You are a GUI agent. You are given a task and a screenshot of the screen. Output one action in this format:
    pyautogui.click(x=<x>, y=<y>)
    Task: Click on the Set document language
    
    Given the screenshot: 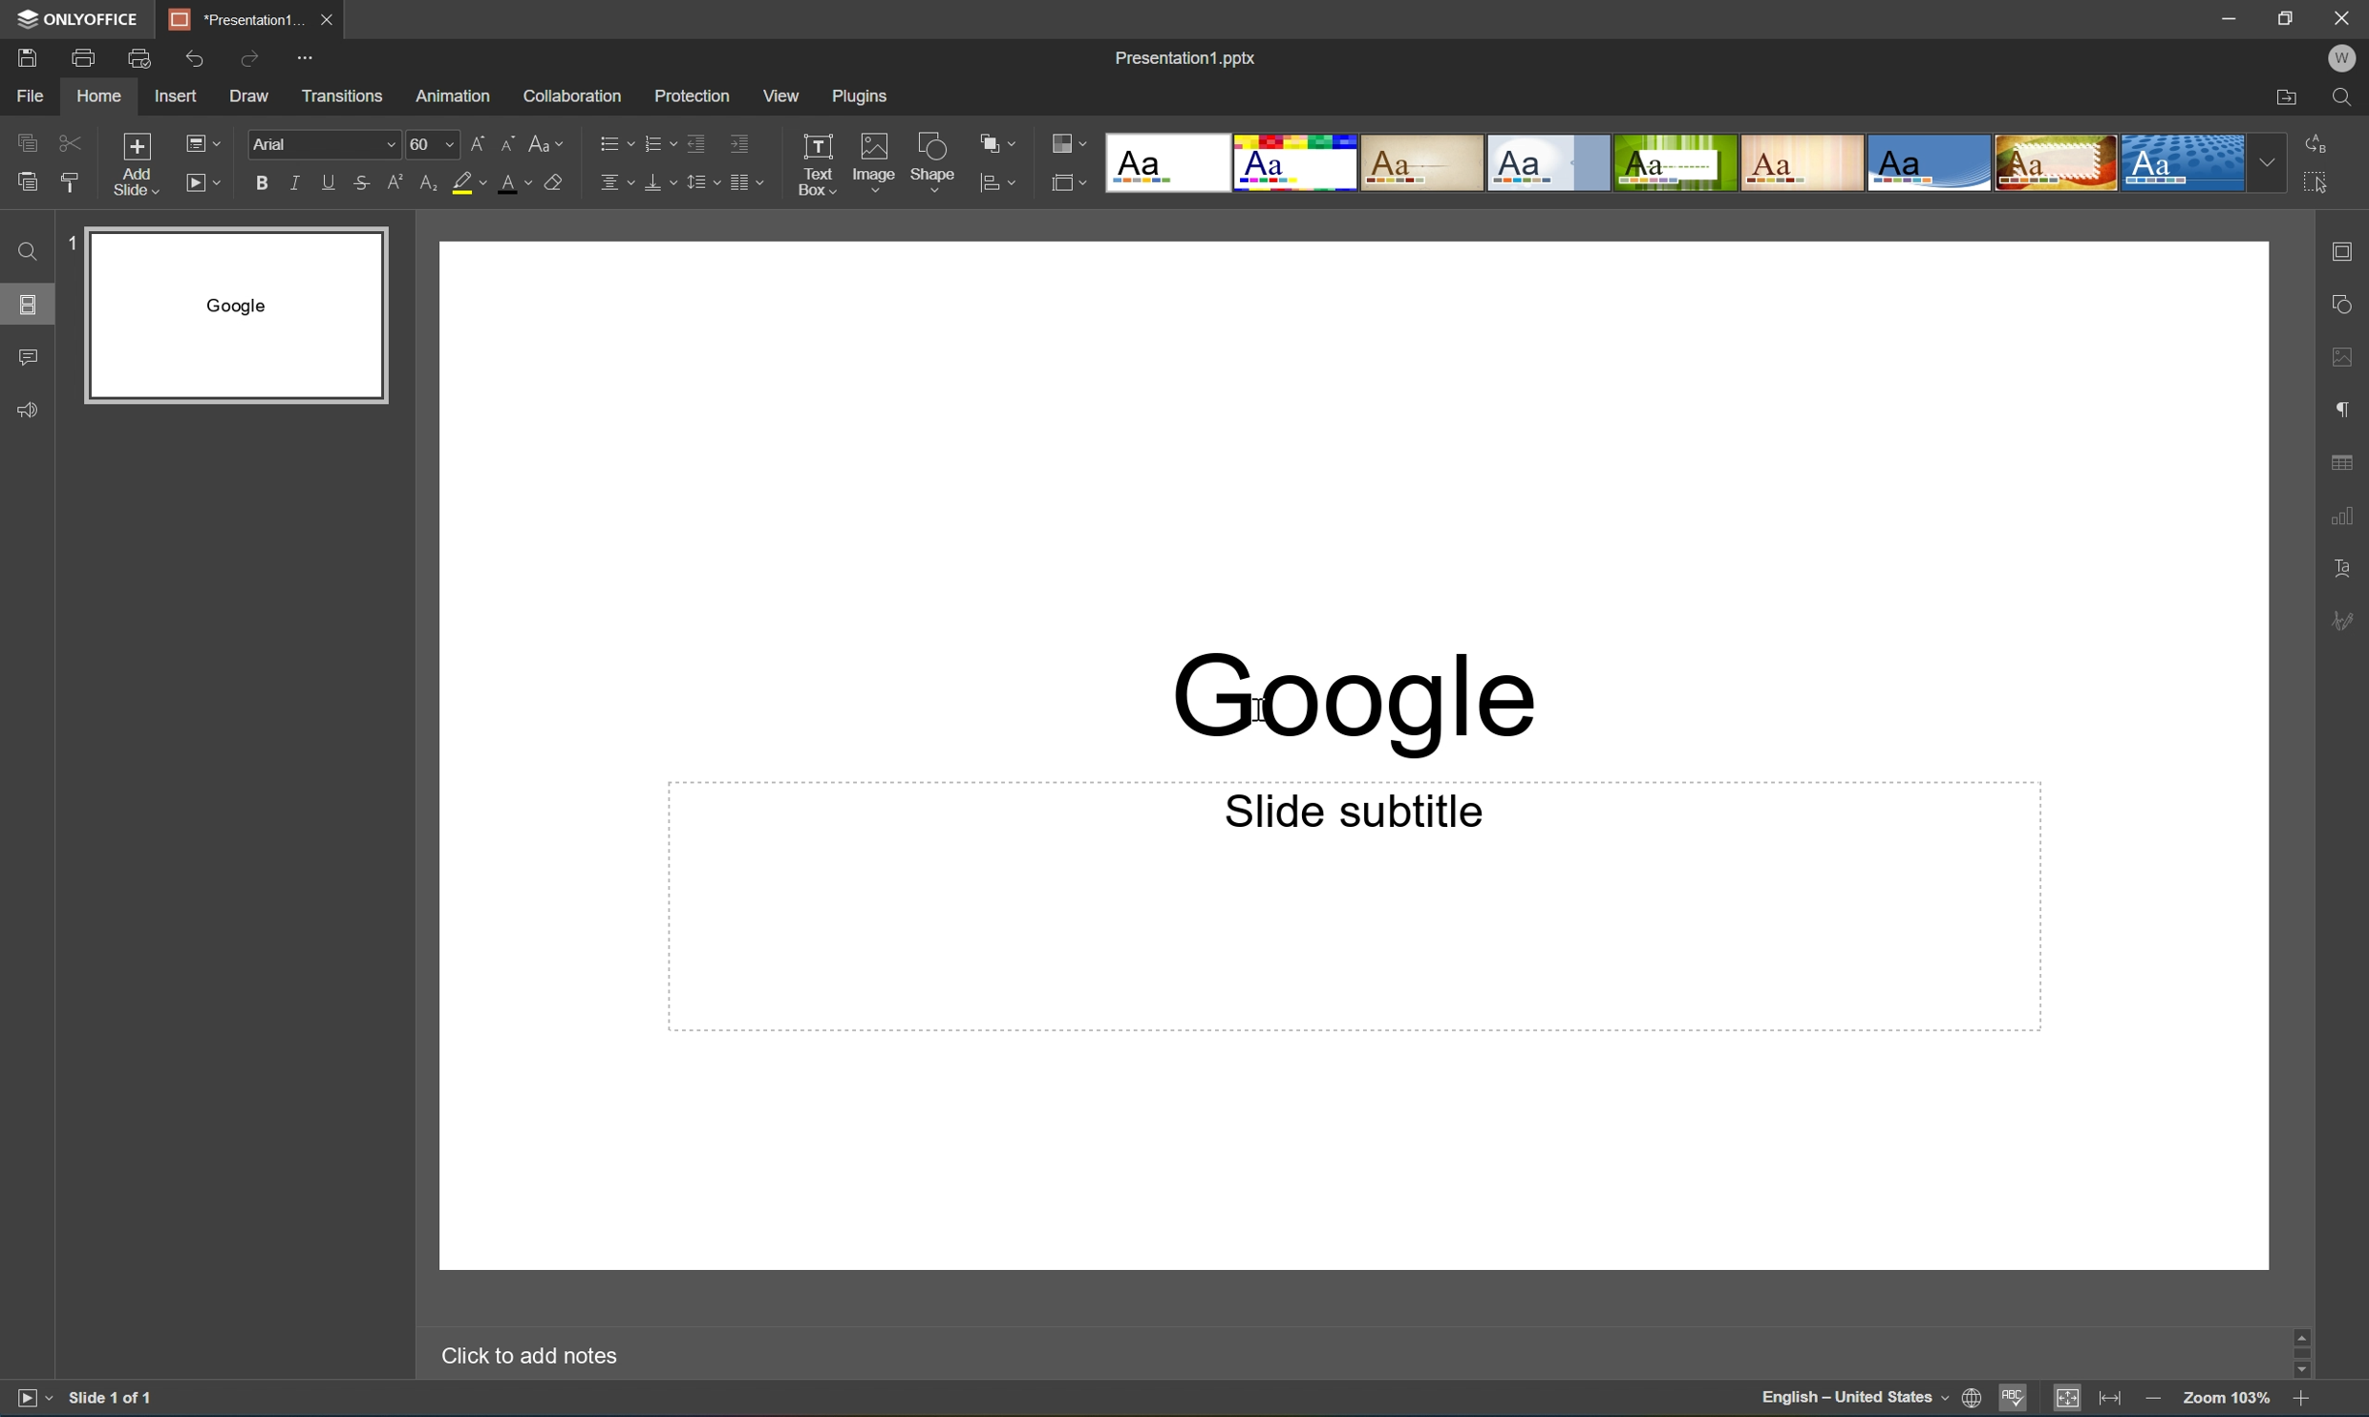 What is the action you would take?
    pyautogui.click(x=1973, y=1399)
    